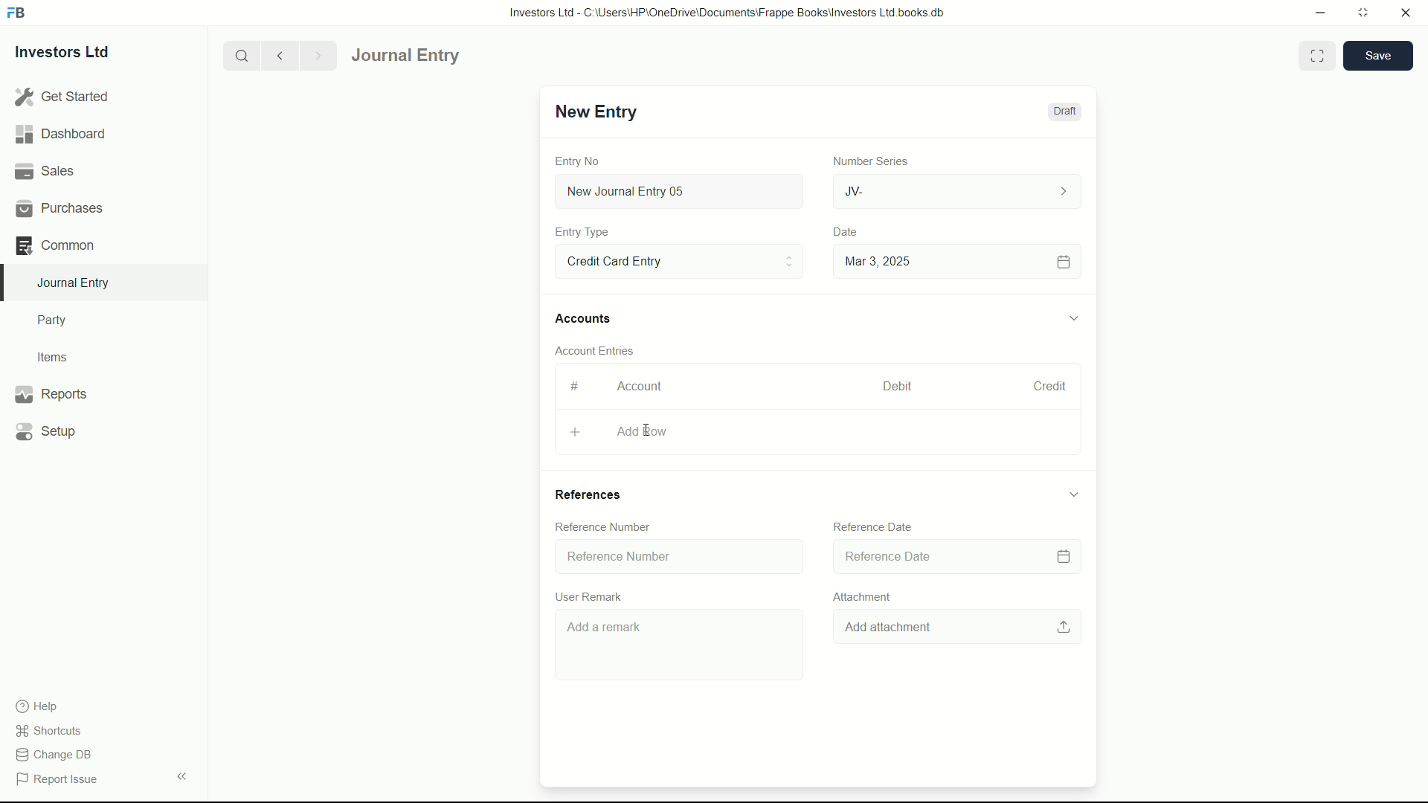 The image size is (1428, 803). I want to click on Entry Type, so click(678, 260).